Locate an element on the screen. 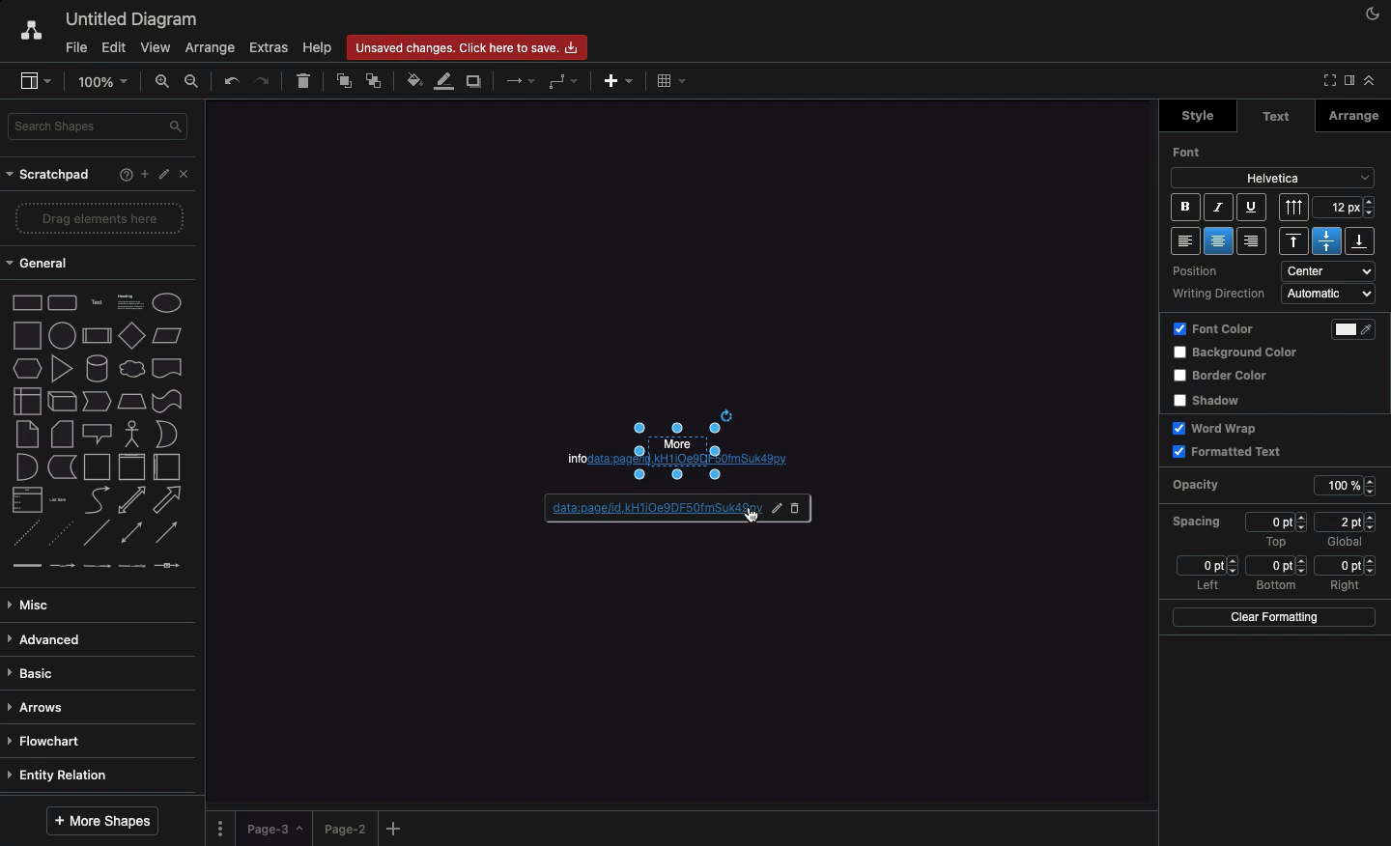 This screenshot has height=846, width=1391. docs link to page 2 is located at coordinates (638, 510).